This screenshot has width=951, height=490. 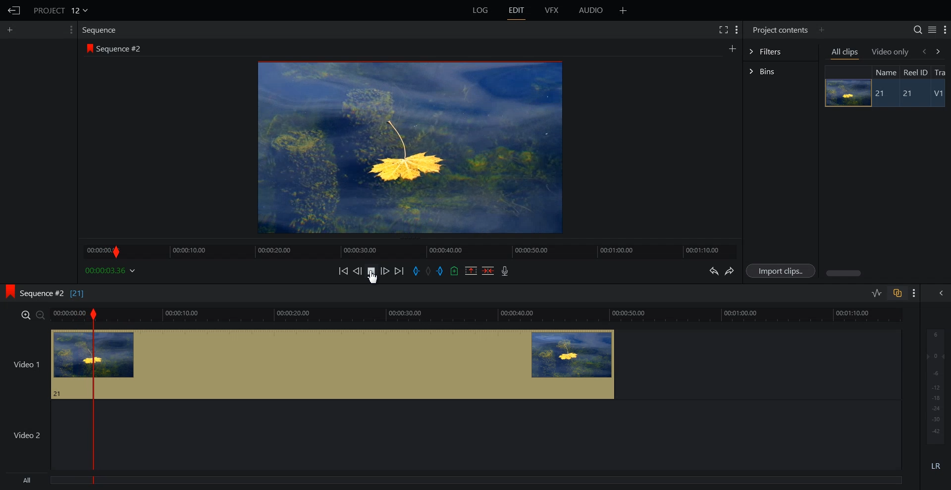 I want to click on 21, so click(x=881, y=94).